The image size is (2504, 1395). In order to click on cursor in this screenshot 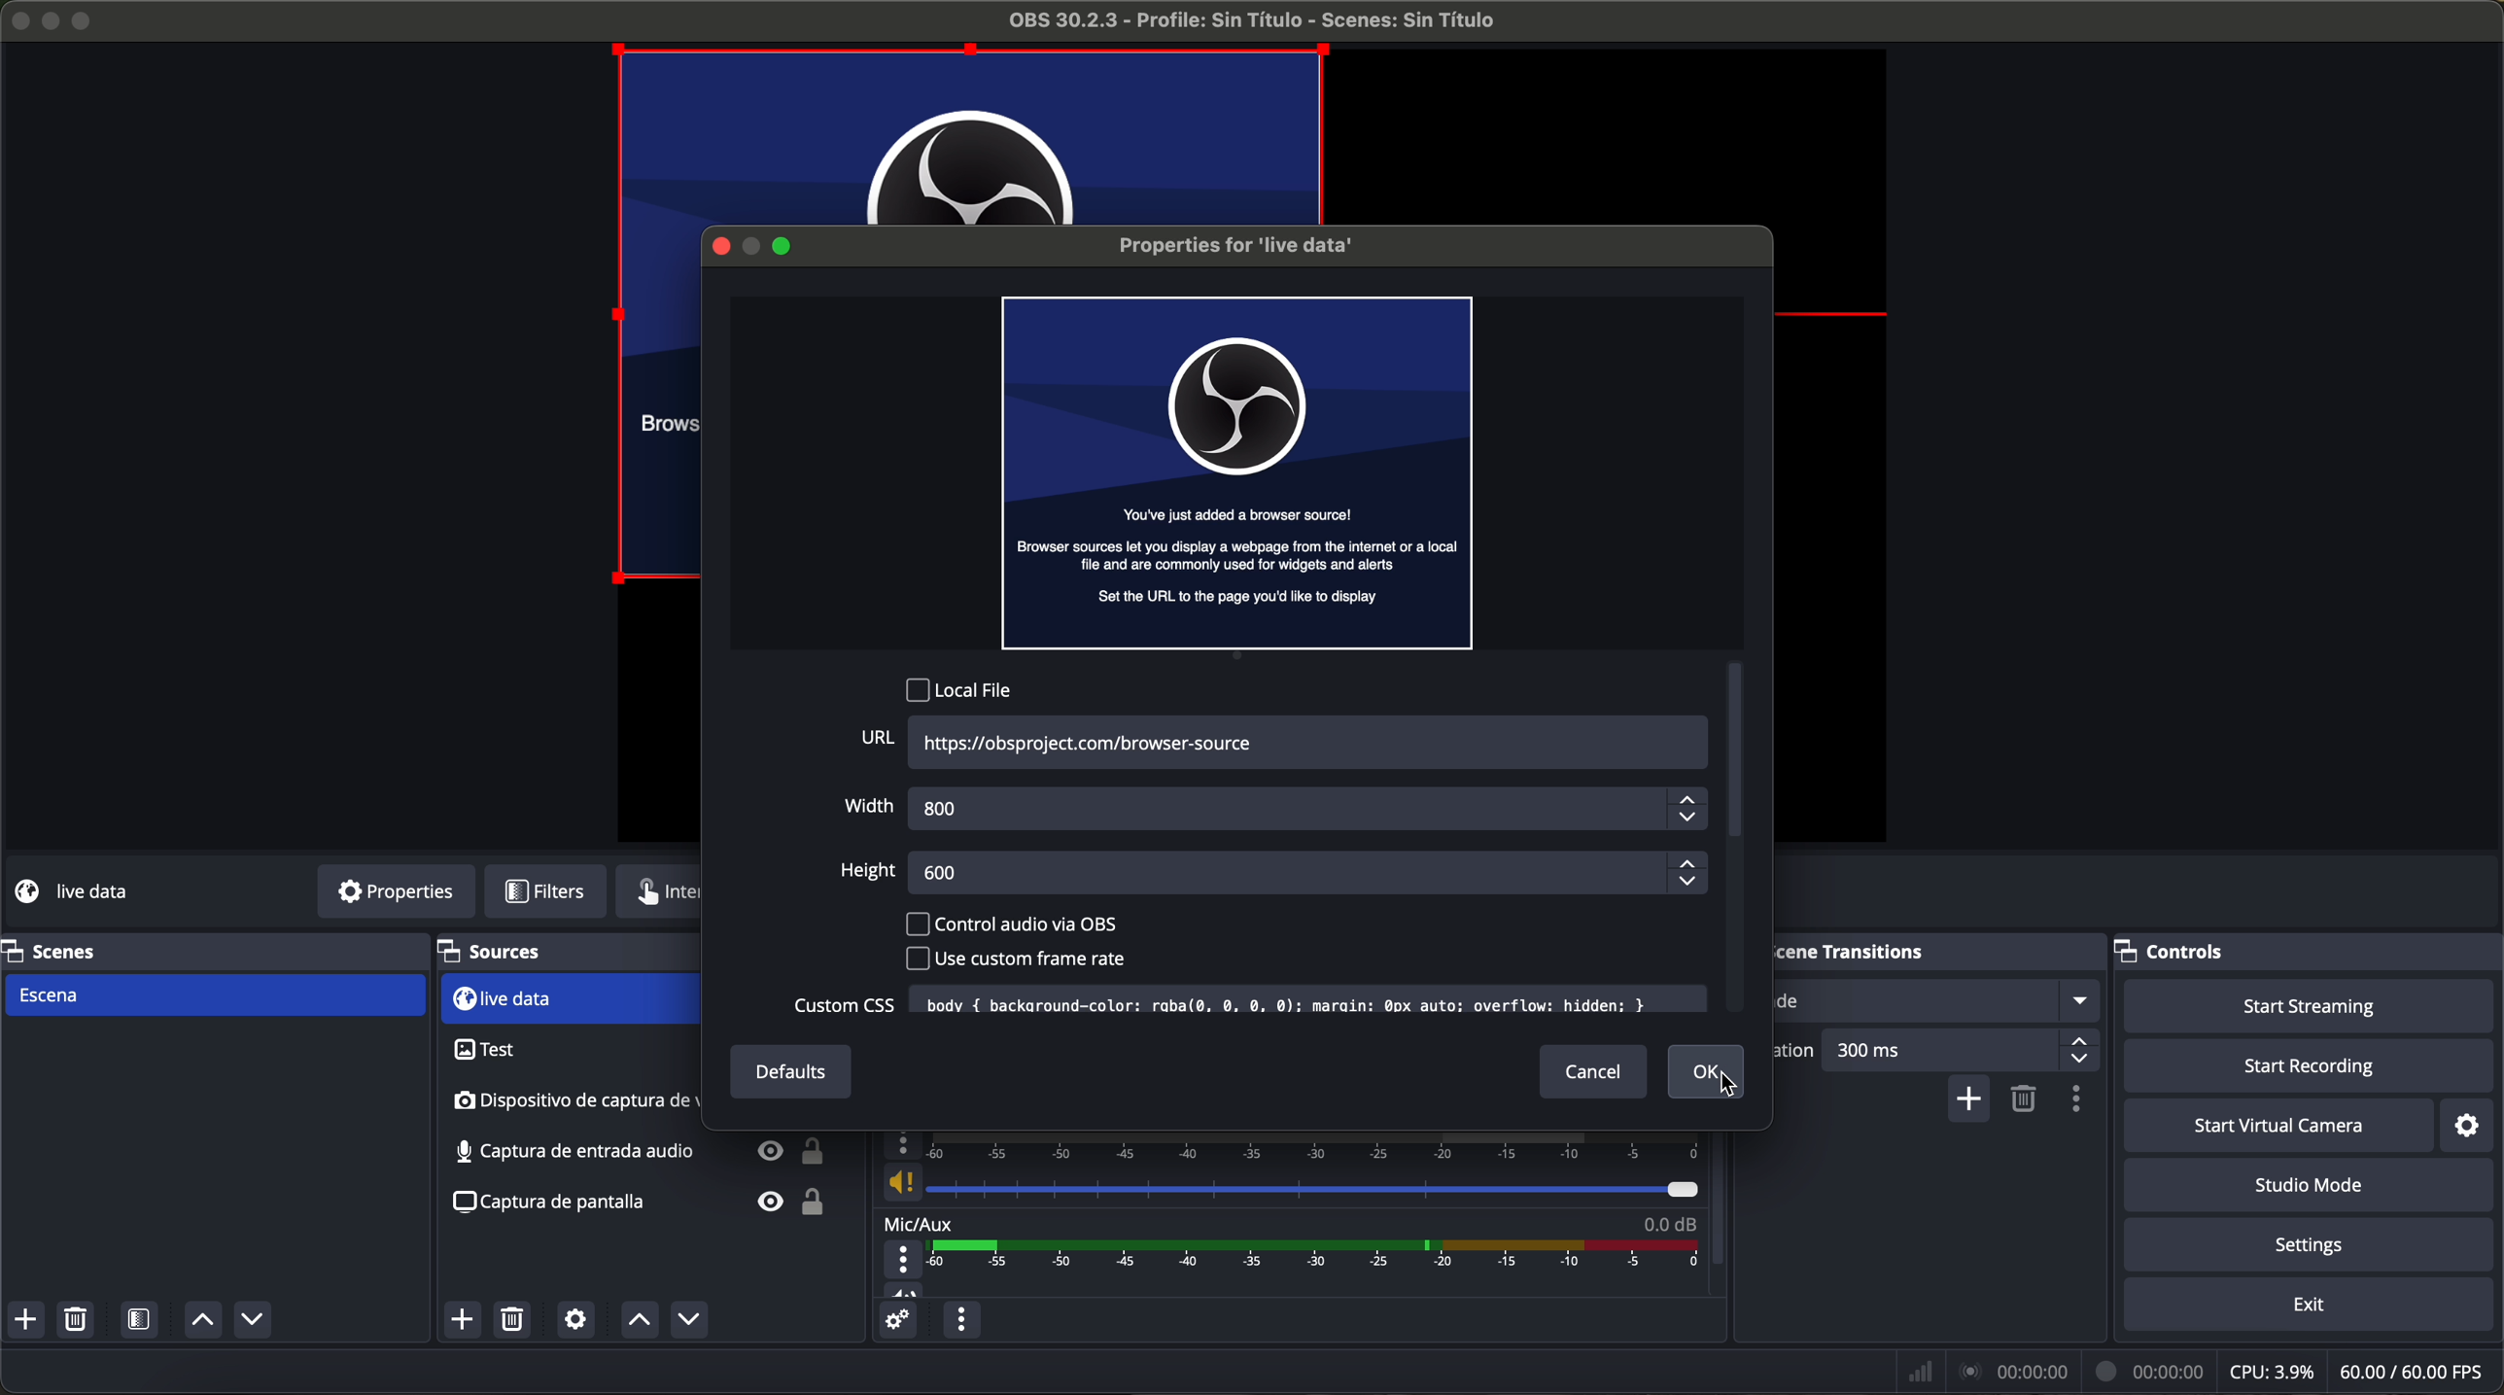, I will do `click(1729, 1088)`.